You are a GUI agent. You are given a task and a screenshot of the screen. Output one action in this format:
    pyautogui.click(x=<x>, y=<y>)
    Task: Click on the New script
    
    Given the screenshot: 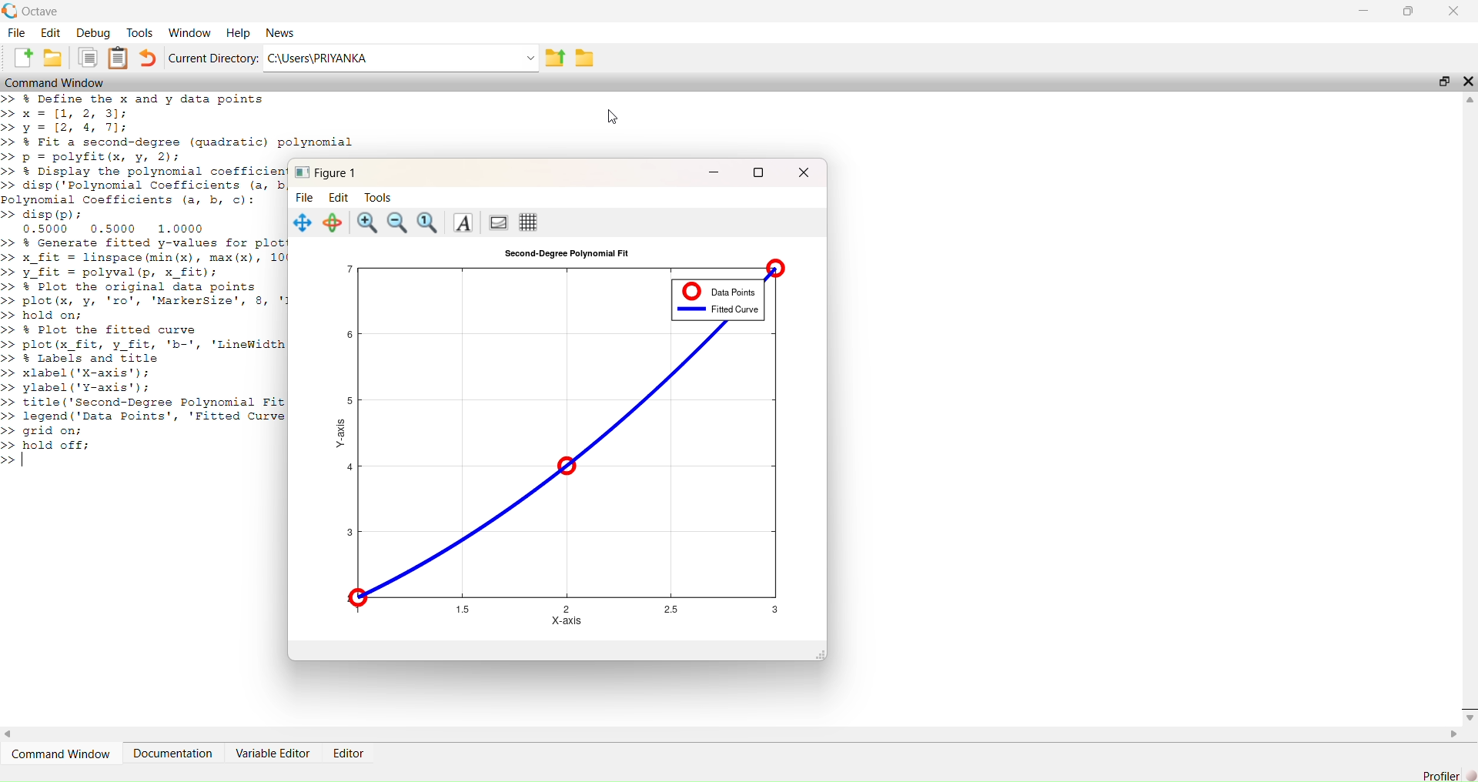 What is the action you would take?
    pyautogui.click(x=24, y=58)
    